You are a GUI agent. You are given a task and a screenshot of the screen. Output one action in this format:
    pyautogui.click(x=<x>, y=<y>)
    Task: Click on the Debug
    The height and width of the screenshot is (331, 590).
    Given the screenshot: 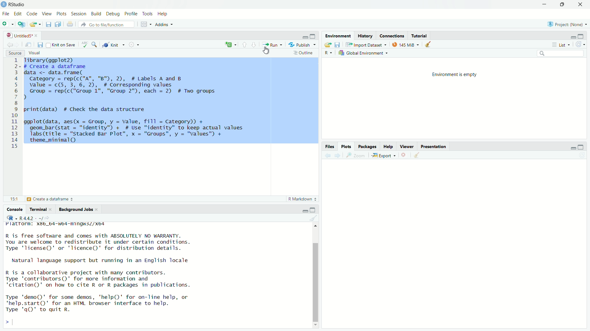 What is the action you would take?
    pyautogui.click(x=113, y=13)
    